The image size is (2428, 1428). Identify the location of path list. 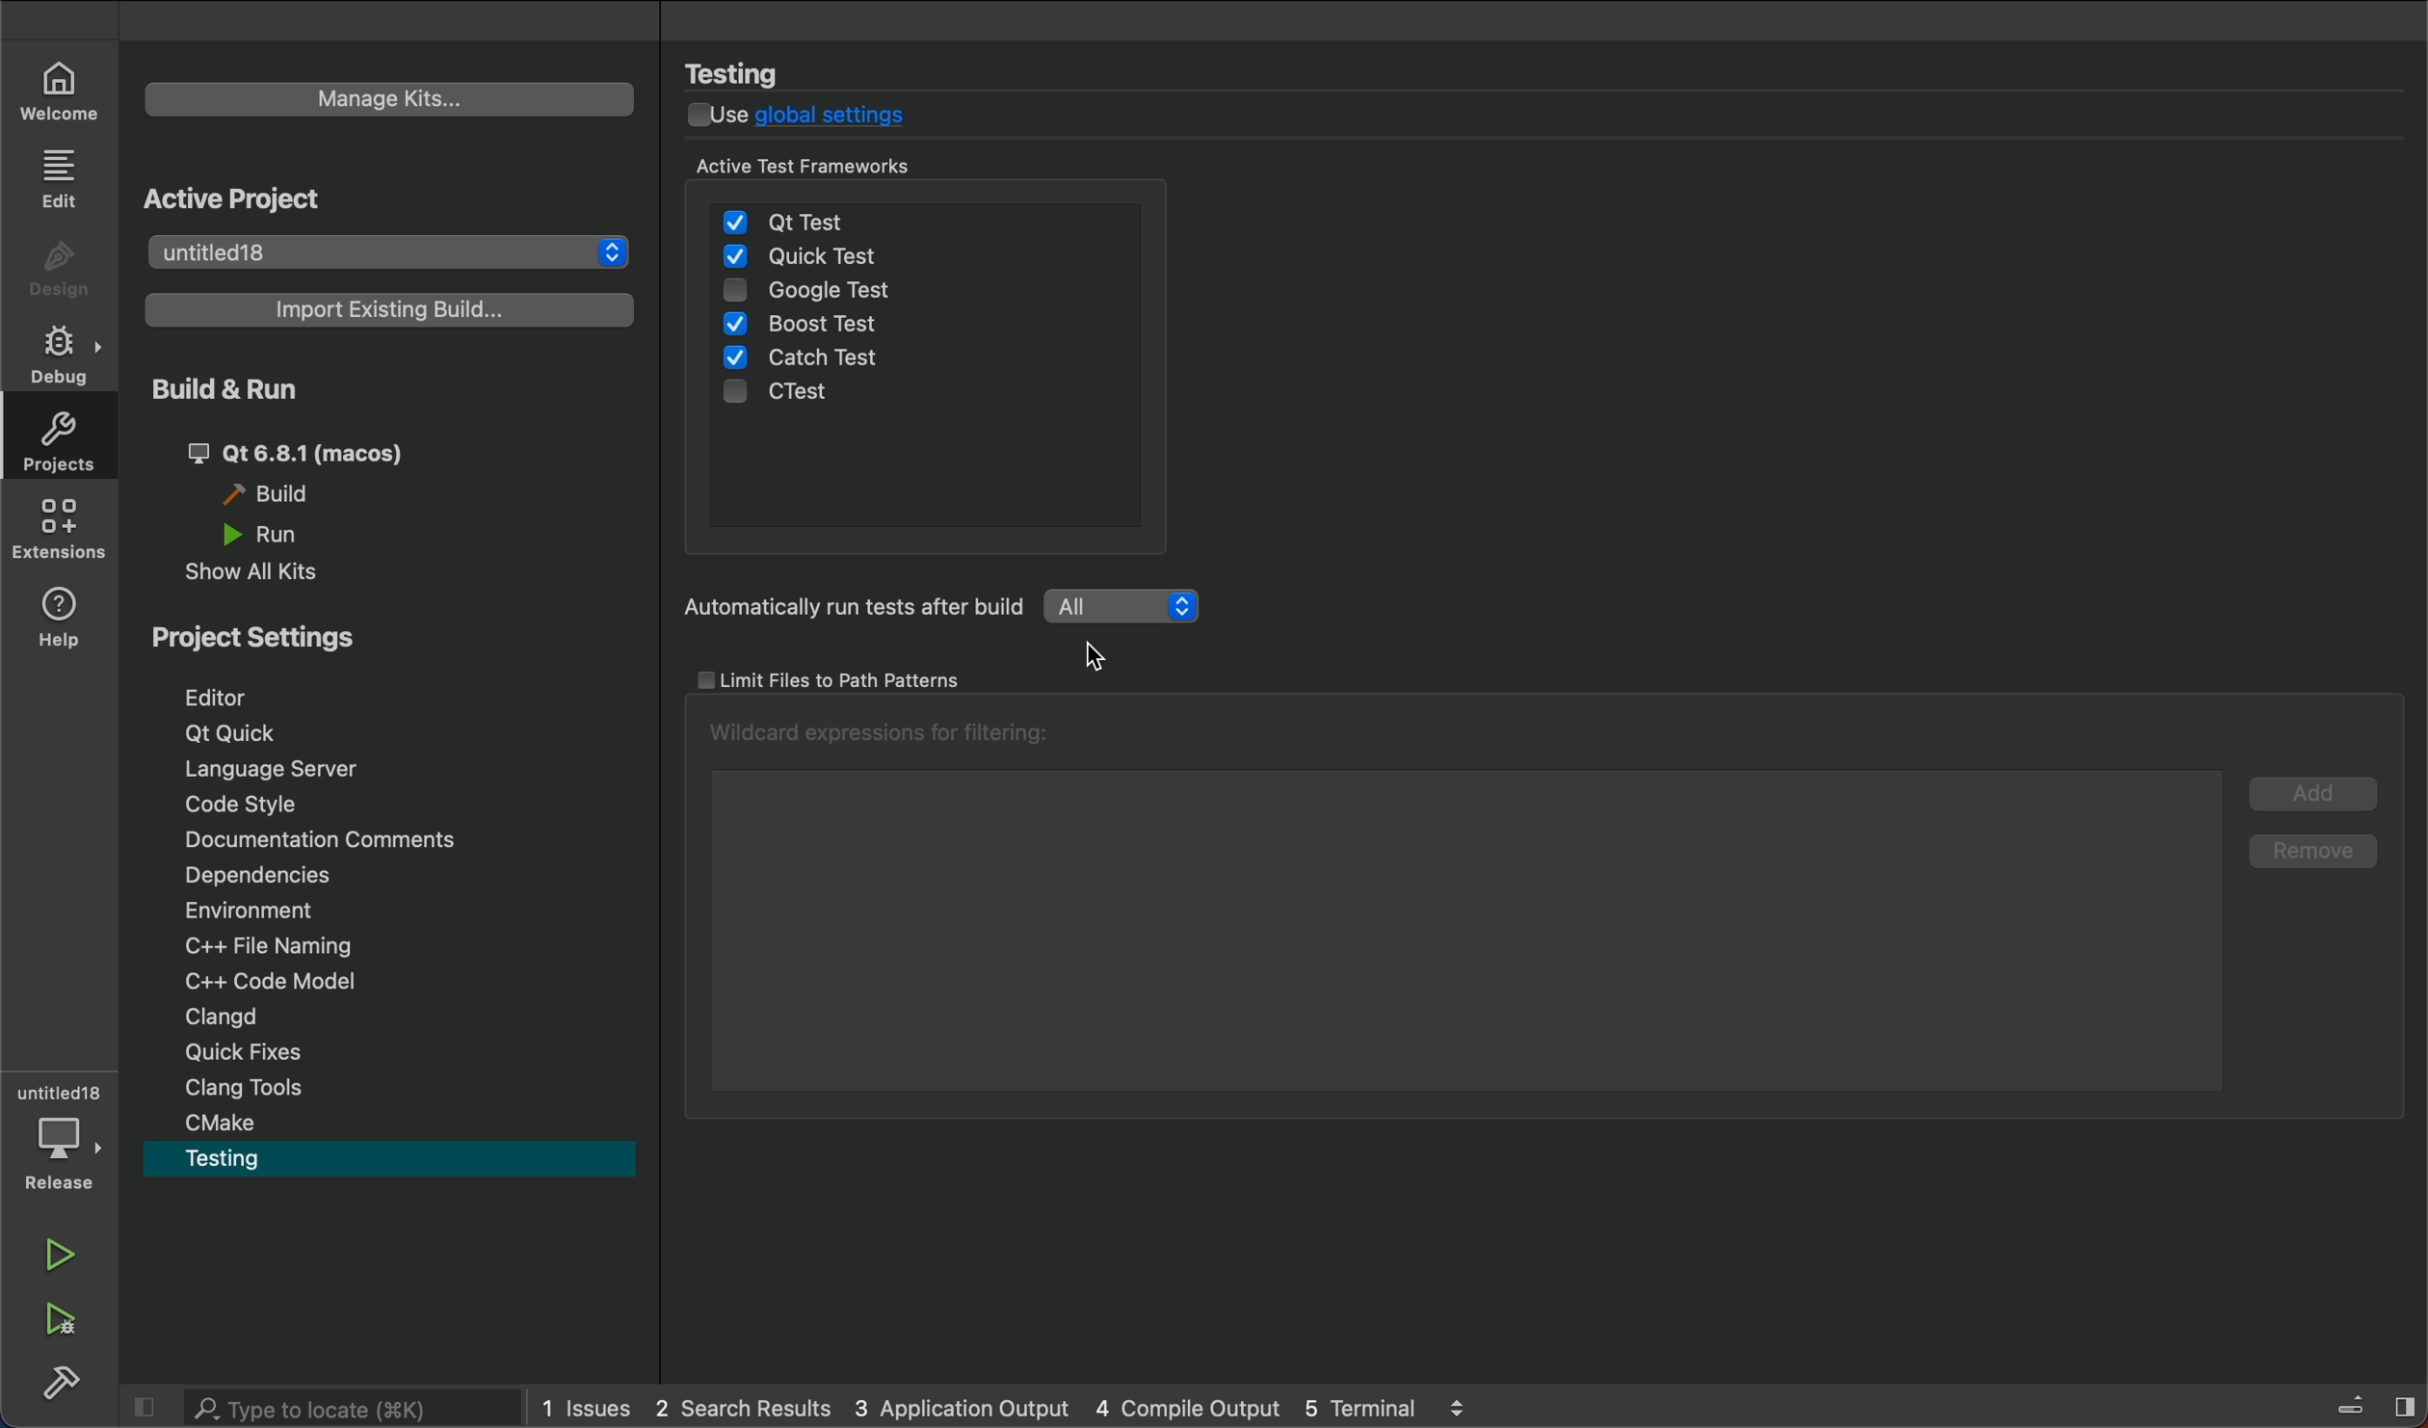
(1454, 908).